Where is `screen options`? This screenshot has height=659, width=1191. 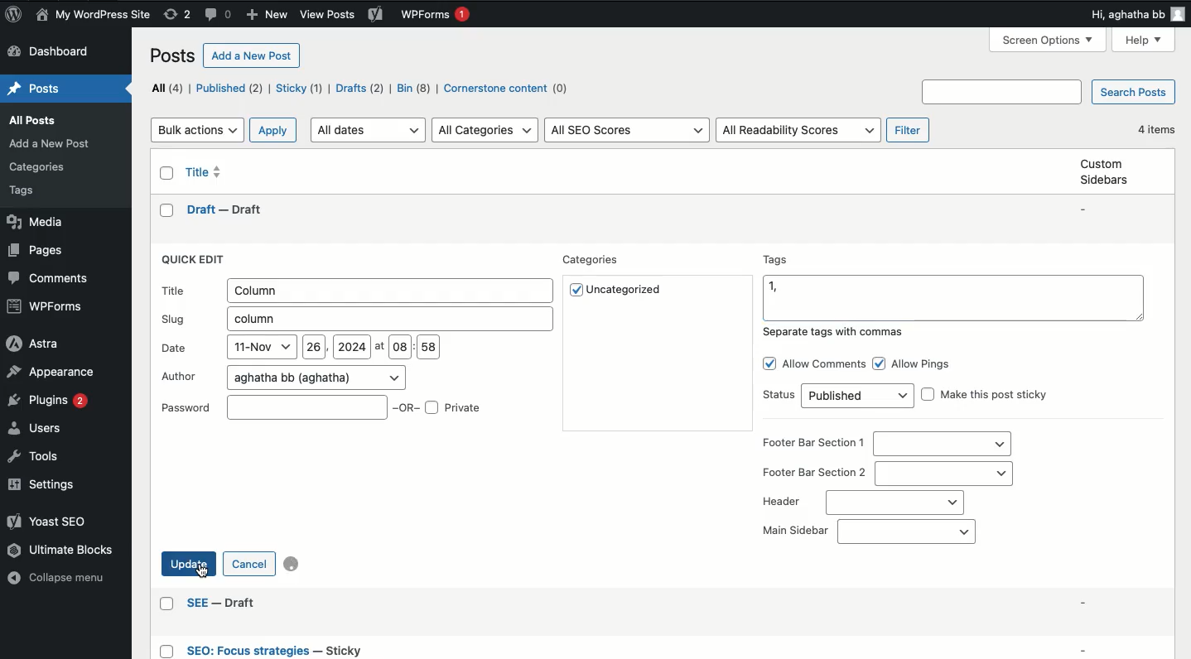
screen options is located at coordinates (1049, 40).